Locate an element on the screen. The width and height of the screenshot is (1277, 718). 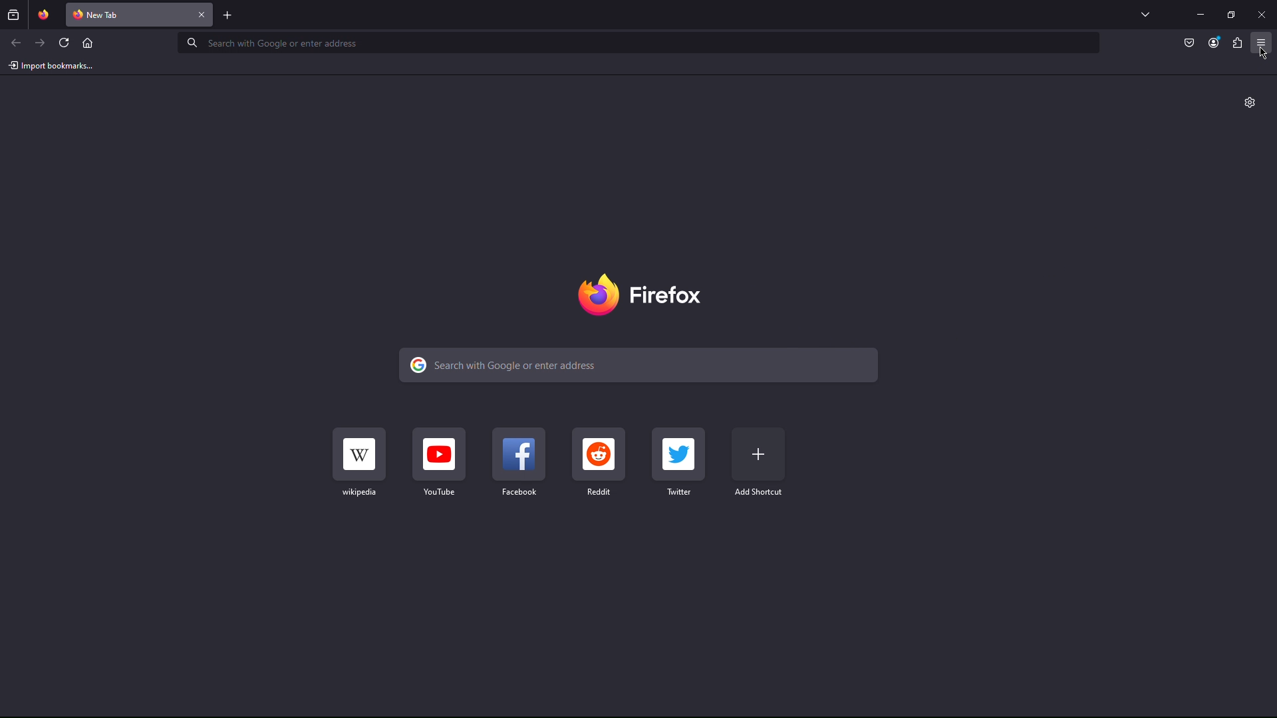
Reddit is located at coordinates (599, 462).